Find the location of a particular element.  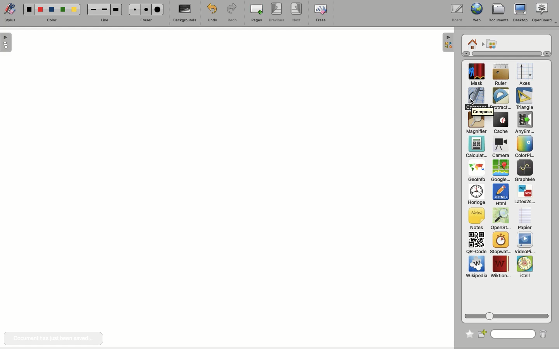

Stylus is located at coordinates (12, 13).